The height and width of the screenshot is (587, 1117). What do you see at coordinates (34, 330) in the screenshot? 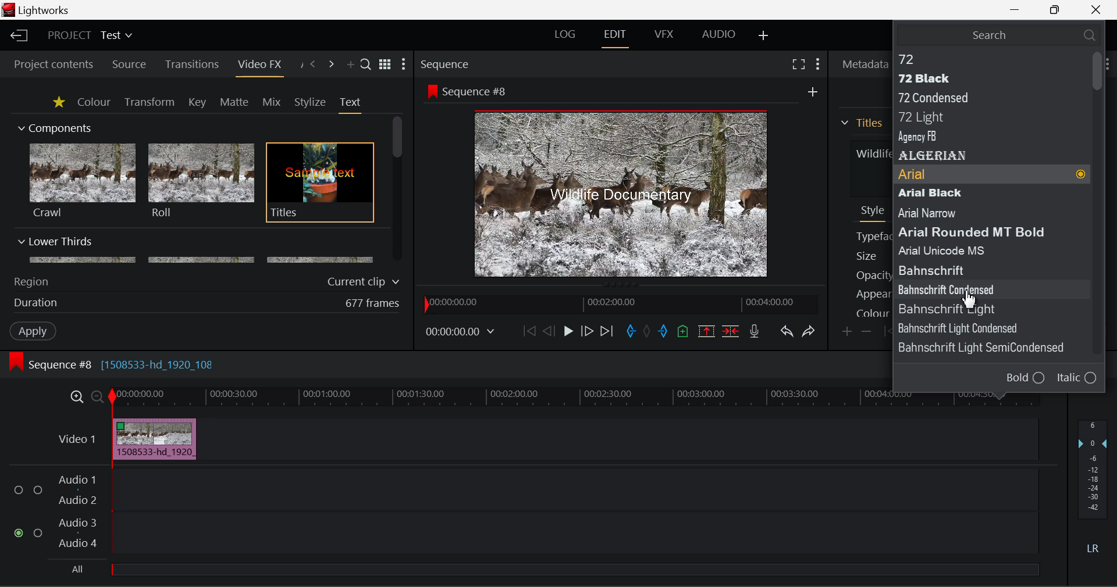
I see `Apply` at bounding box center [34, 330].